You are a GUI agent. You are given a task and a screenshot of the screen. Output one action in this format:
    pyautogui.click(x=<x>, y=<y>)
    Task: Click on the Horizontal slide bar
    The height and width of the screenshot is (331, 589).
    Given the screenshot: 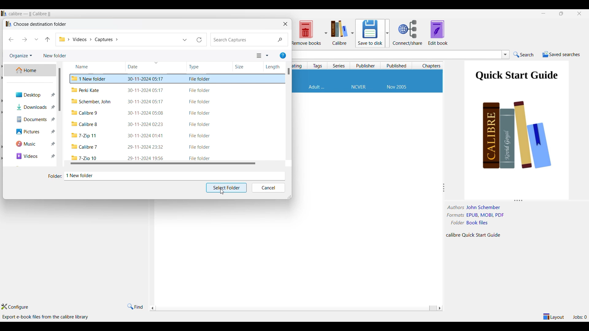 What is the action you would take?
    pyautogui.click(x=164, y=163)
    